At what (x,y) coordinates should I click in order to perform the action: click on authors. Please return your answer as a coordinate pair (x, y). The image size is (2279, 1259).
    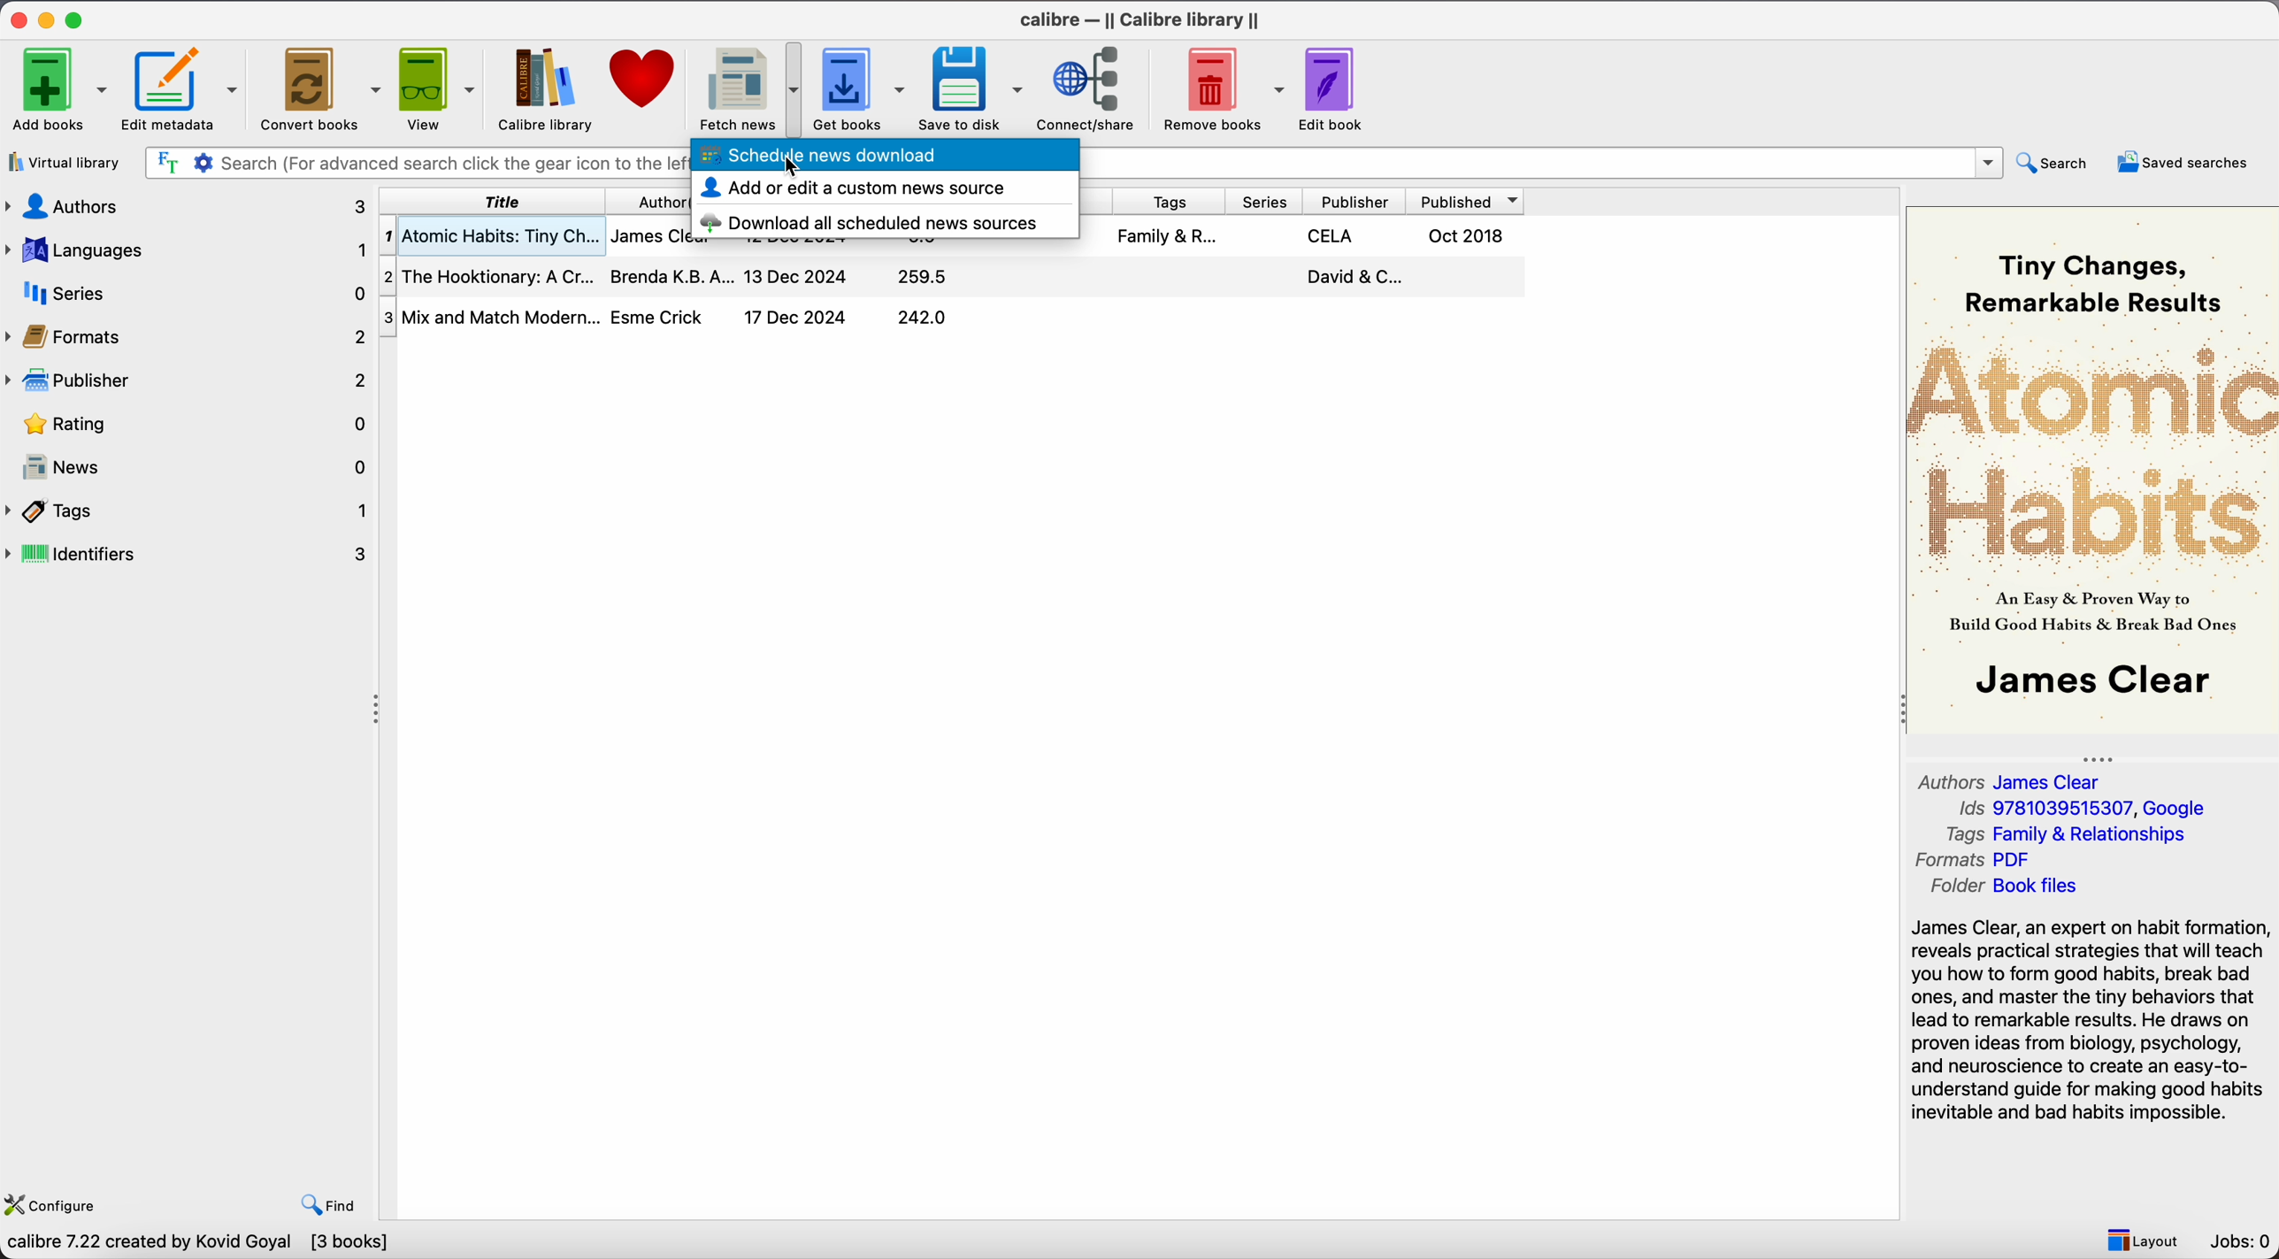
    Looking at the image, I should click on (188, 207).